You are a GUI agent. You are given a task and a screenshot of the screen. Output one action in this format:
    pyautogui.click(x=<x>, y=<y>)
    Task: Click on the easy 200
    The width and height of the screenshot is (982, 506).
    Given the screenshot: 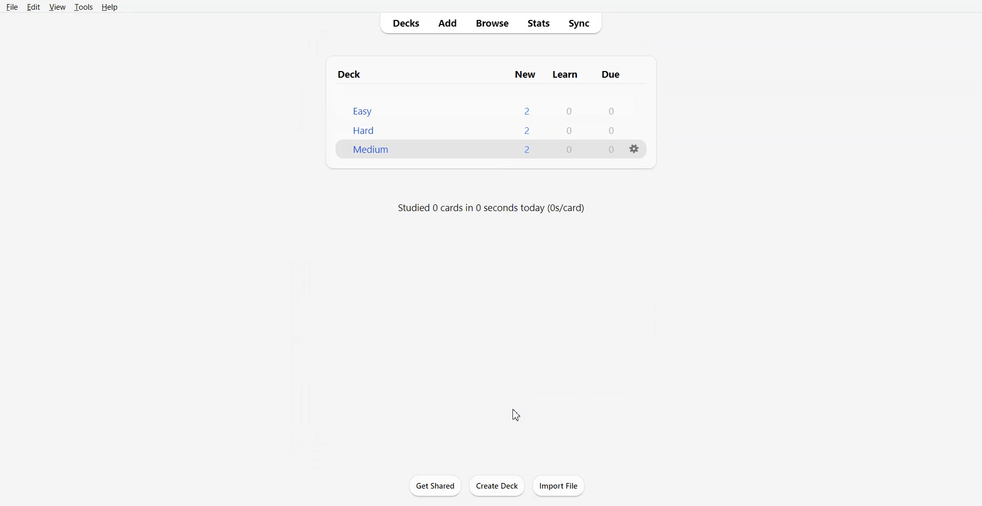 What is the action you would take?
    pyautogui.click(x=473, y=128)
    